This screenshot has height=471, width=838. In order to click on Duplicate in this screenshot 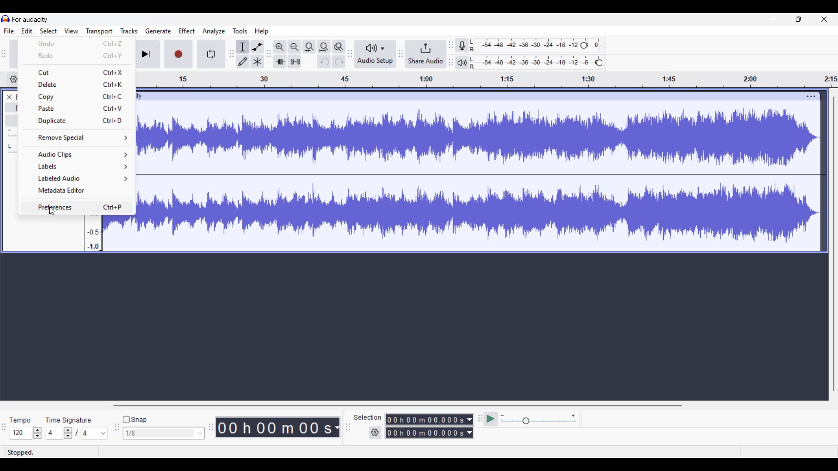, I will do `click(77, 121)`.